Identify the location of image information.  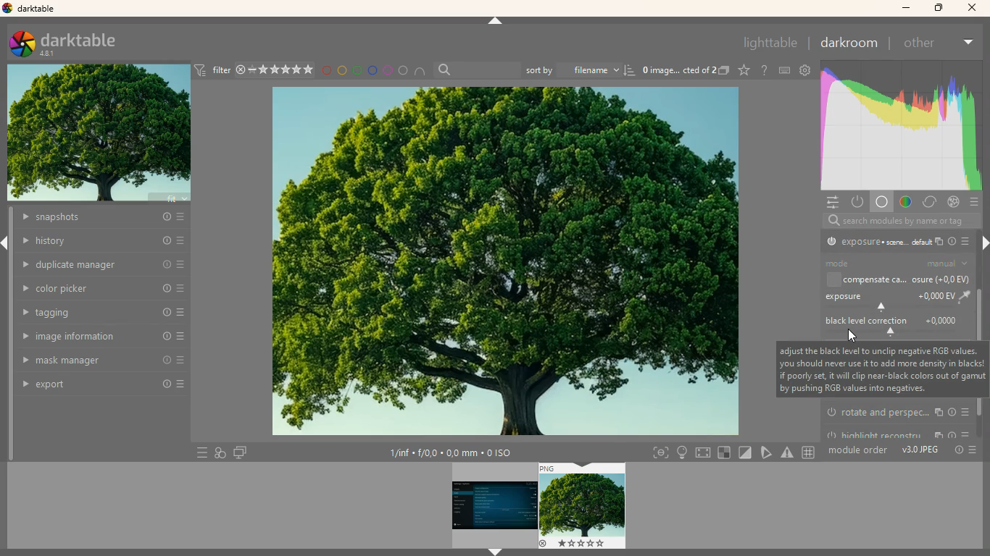
(454, 452).